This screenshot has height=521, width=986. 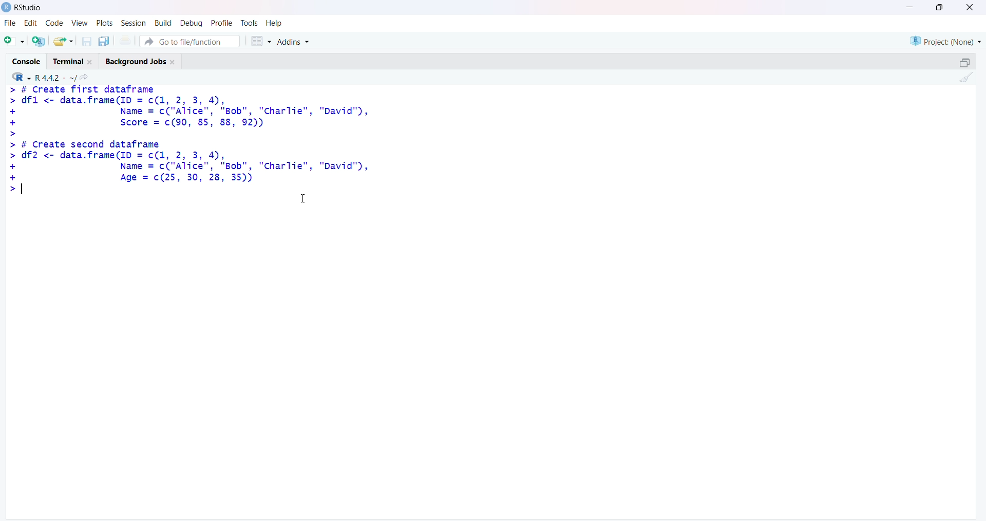 I want to click on share folder as, so click(x=64, y=41).